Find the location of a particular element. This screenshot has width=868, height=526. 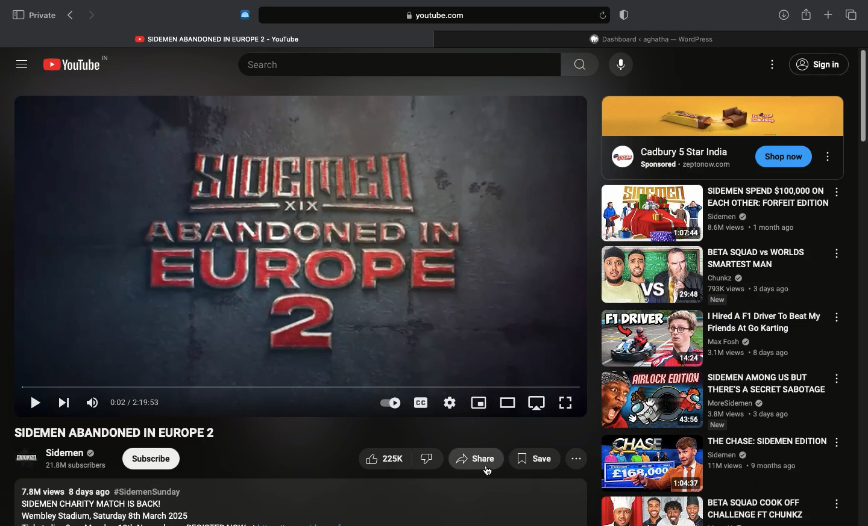

Voice dictation is located at coordinates (621, 65).